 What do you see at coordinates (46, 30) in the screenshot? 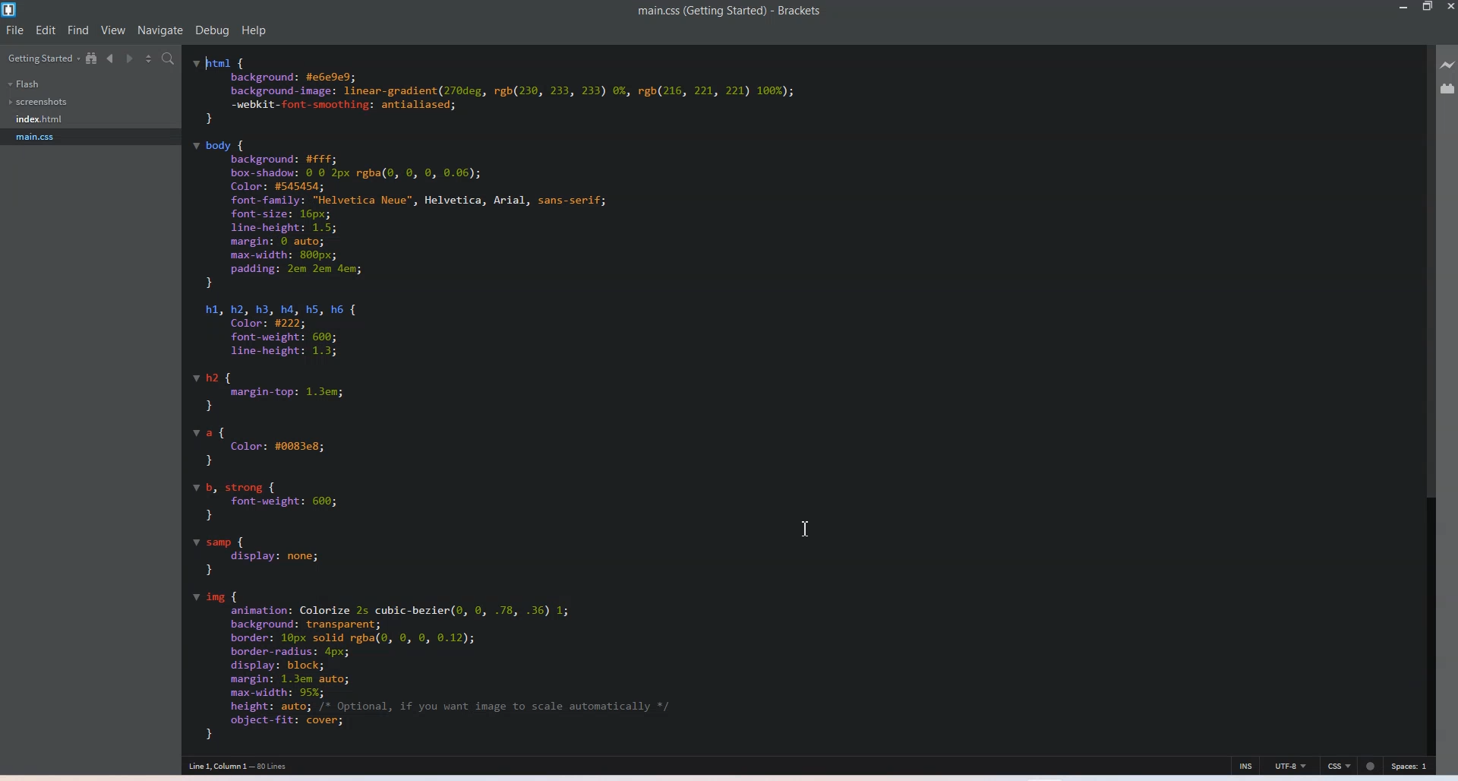
I see `Edit` at bounding box center [46, 30].